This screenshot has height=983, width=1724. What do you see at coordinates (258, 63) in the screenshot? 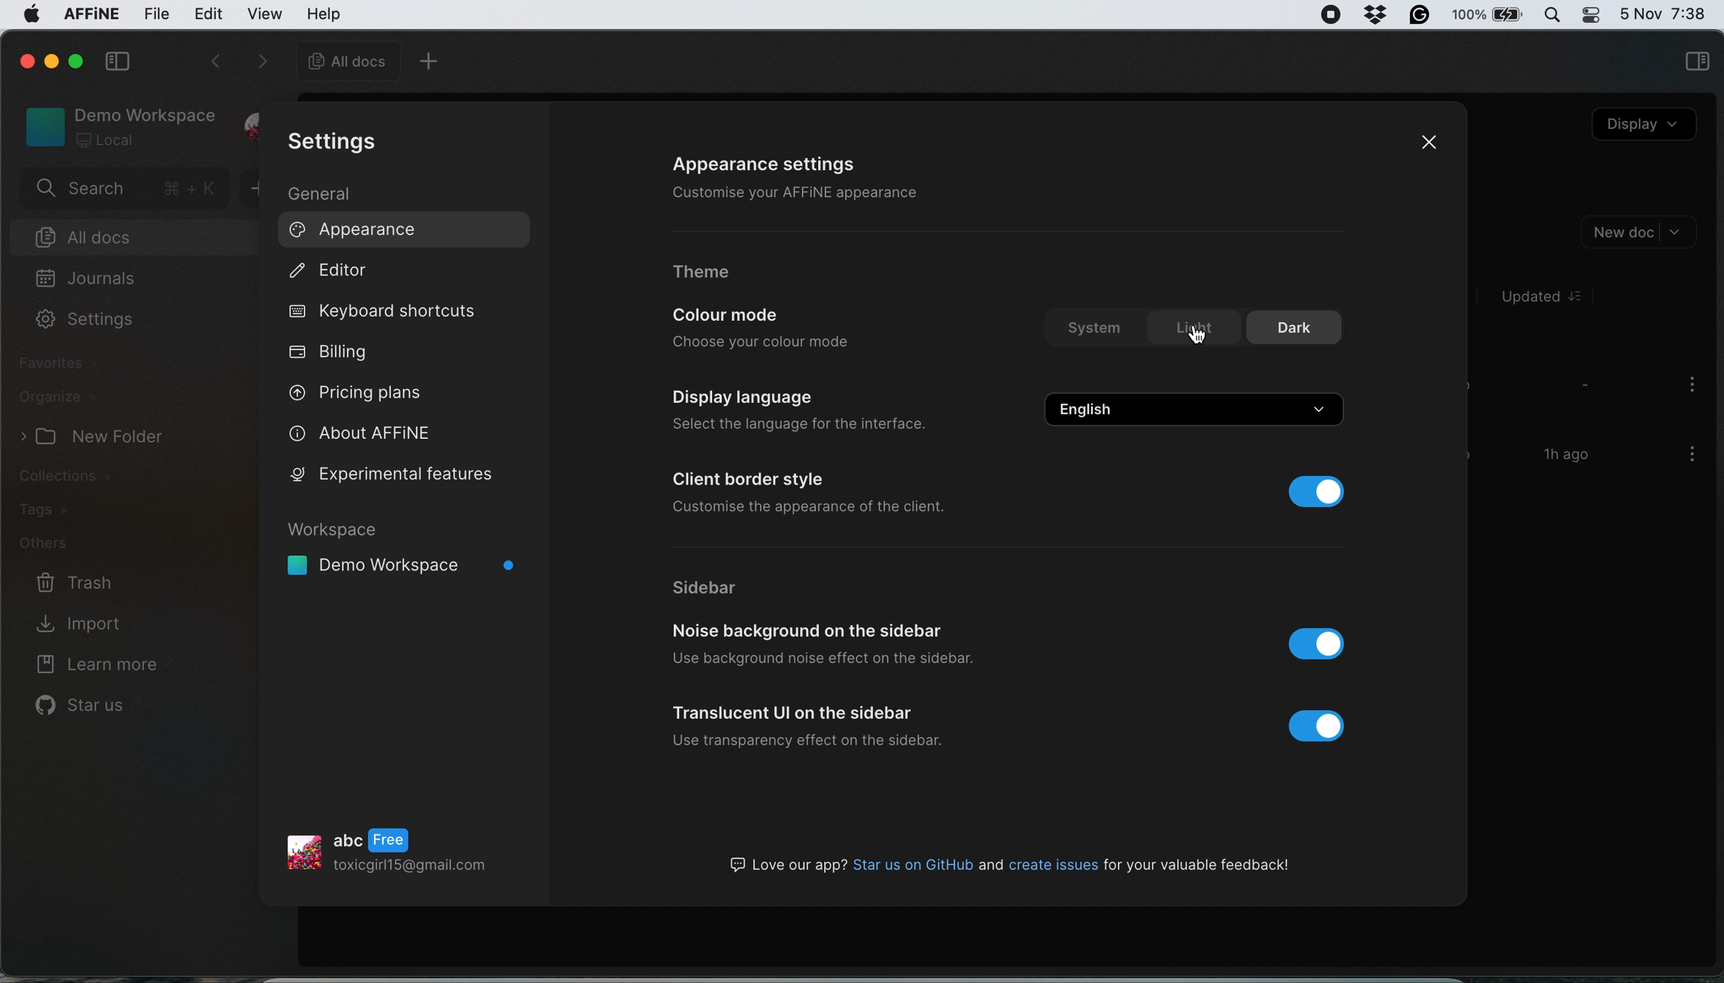
I see `forward` at bounding box center [258, 63].